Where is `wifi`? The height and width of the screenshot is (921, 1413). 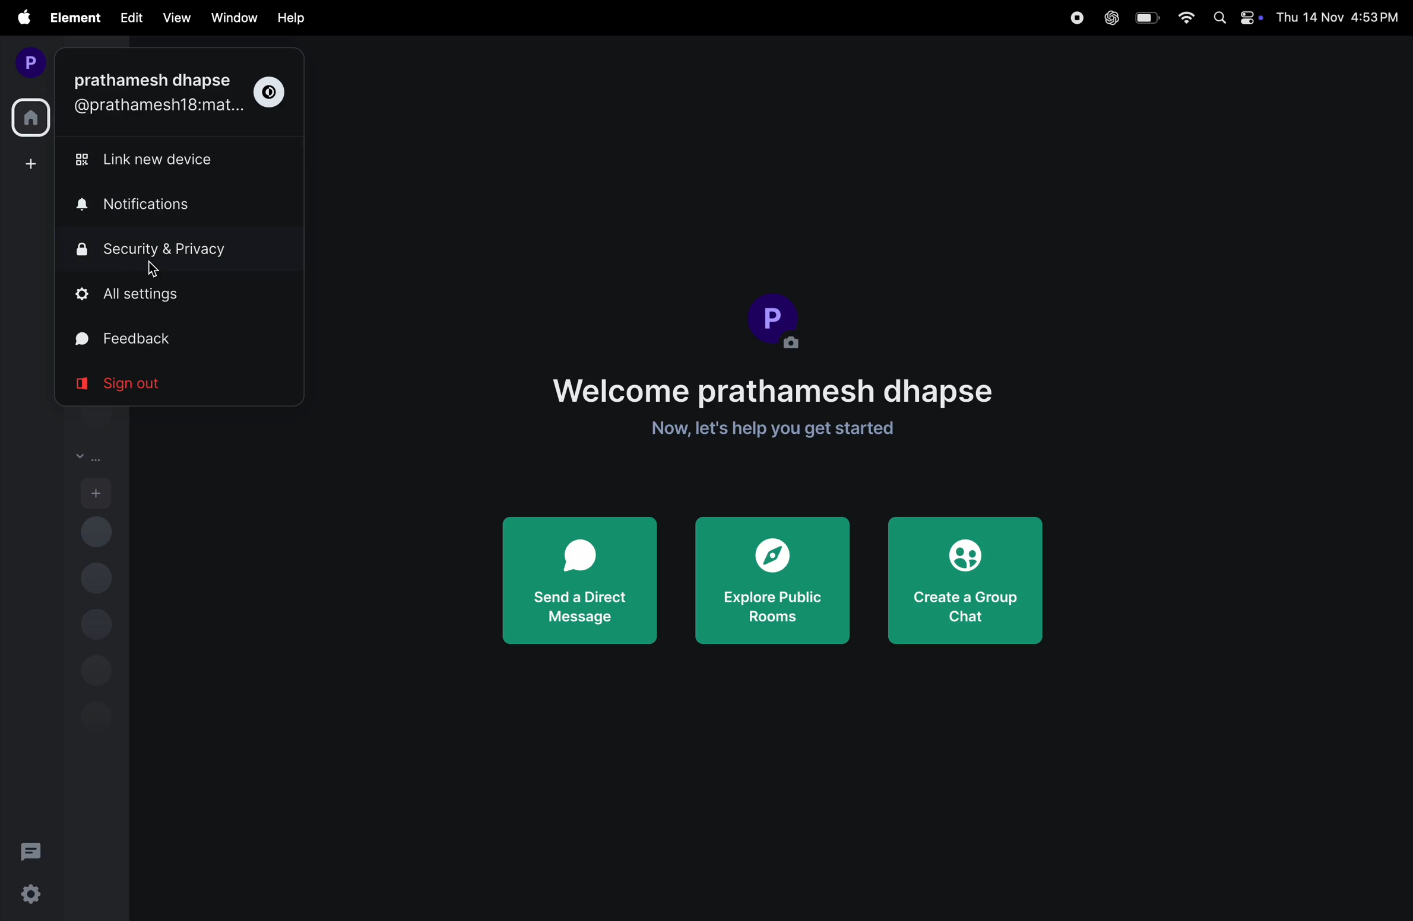 wifi is located at coordinates (1184, 20).